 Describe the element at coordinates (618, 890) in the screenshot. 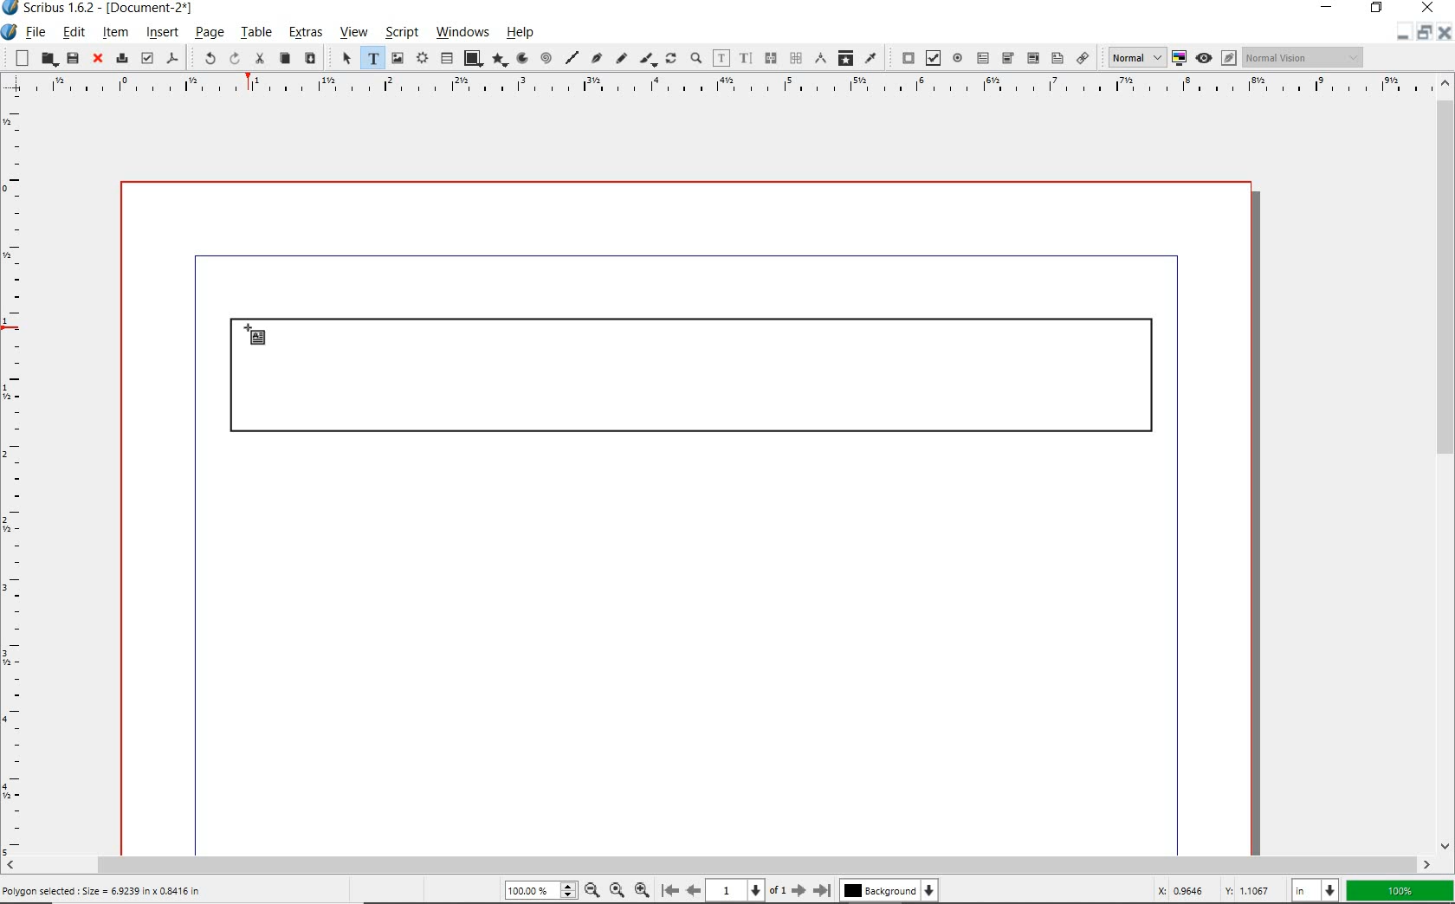

I see `zoom to` at that location.